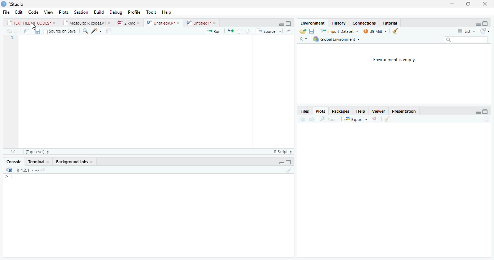 The height and width of the screenshot is (260, 494). I want to click on Environment is empty, so click(395, 60).